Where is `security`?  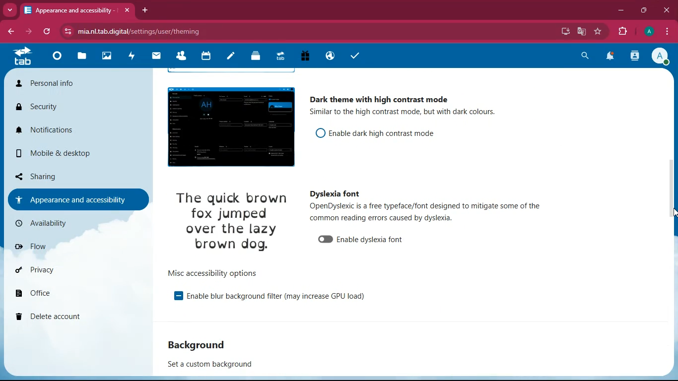
security is located at coordinates (65, 106).